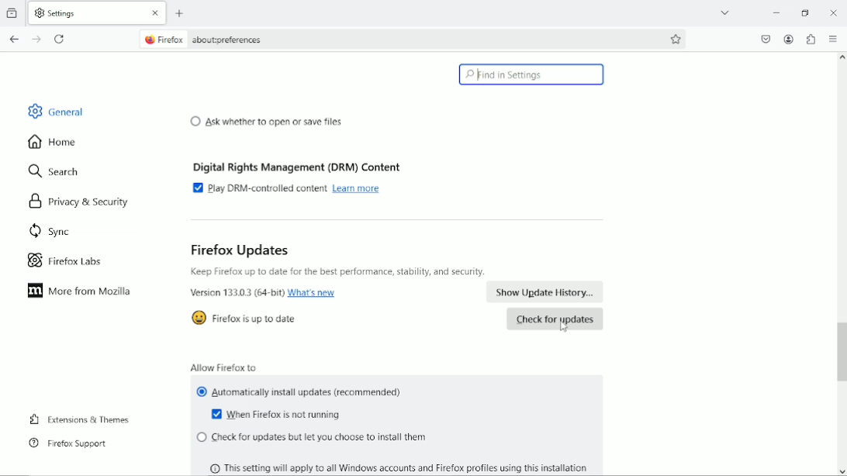 This screenshot has width=847, height=476. I want to click on Close, so click(831, 12).